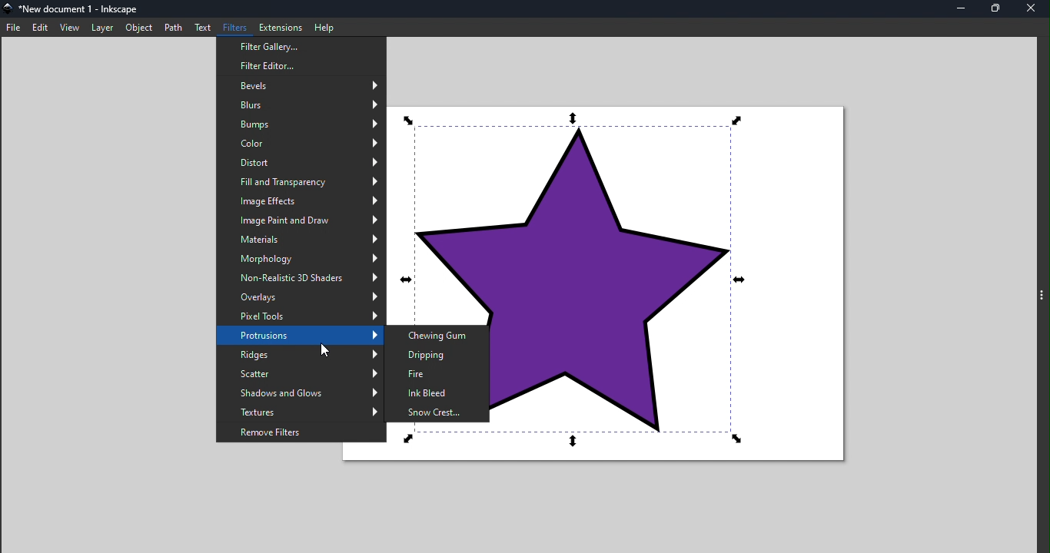 This screenshot has height=553, width=1050. Describe the element at coordinates (138, 28) in the screenshot. I see `Object` at that location.